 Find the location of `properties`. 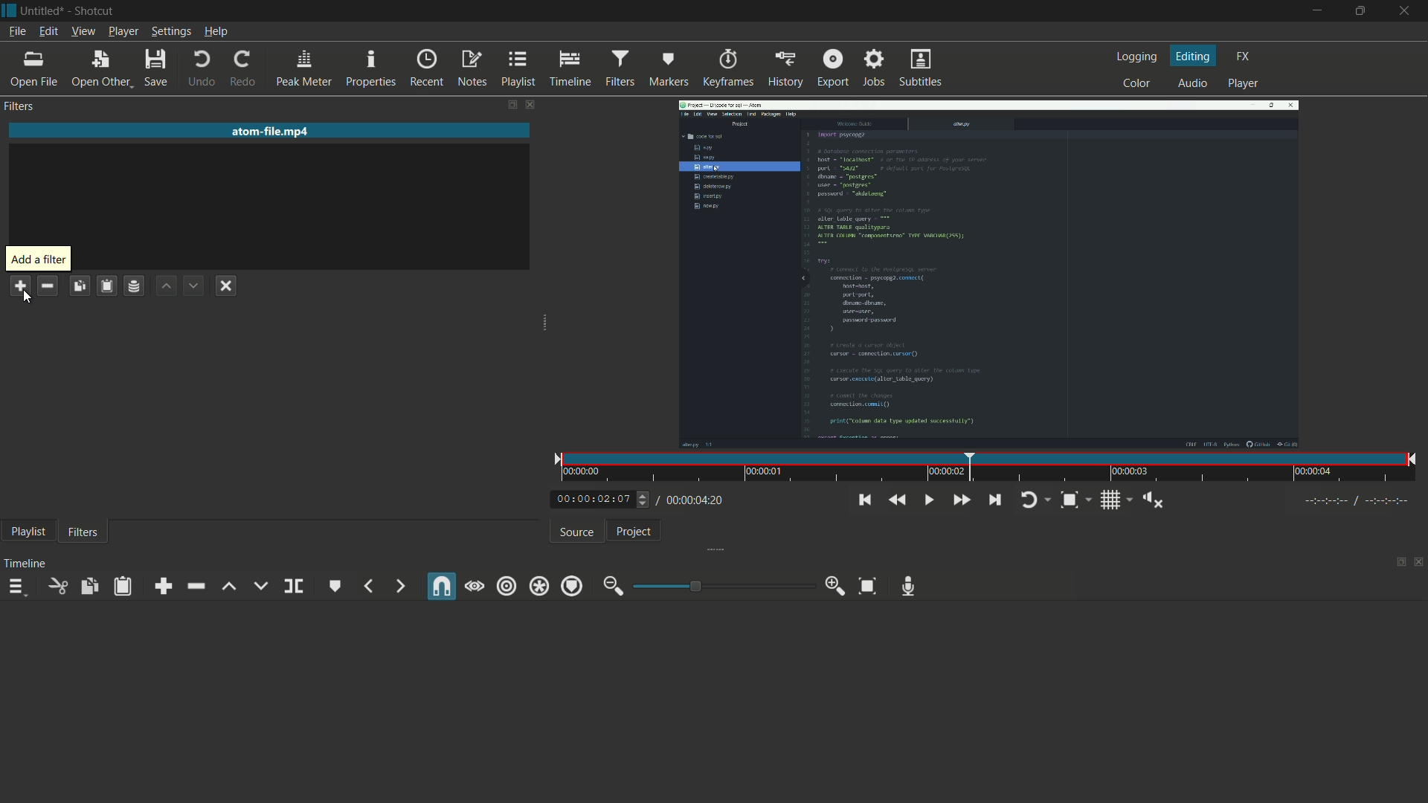

properties is located at coordinates (370, 69).